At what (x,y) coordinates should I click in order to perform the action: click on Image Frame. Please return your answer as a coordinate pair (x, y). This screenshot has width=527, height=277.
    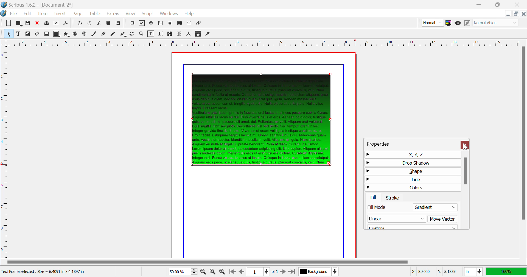
    Looking at the image, I should click on (27, 34).